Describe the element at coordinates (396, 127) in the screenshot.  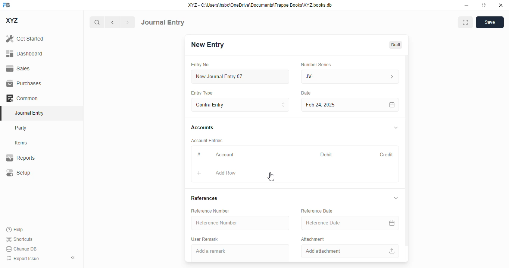
I see `toggle expand/collapse` at that location.